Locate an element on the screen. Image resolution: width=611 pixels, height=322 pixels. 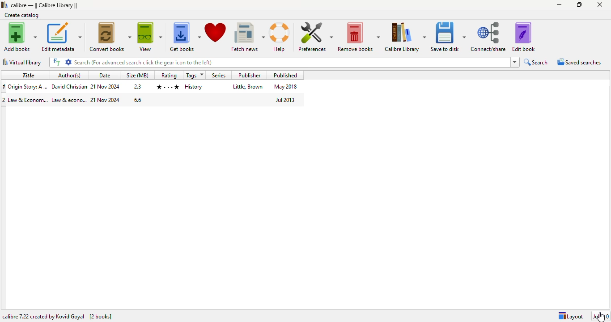
save to disk is located at coordinates (449, 37).